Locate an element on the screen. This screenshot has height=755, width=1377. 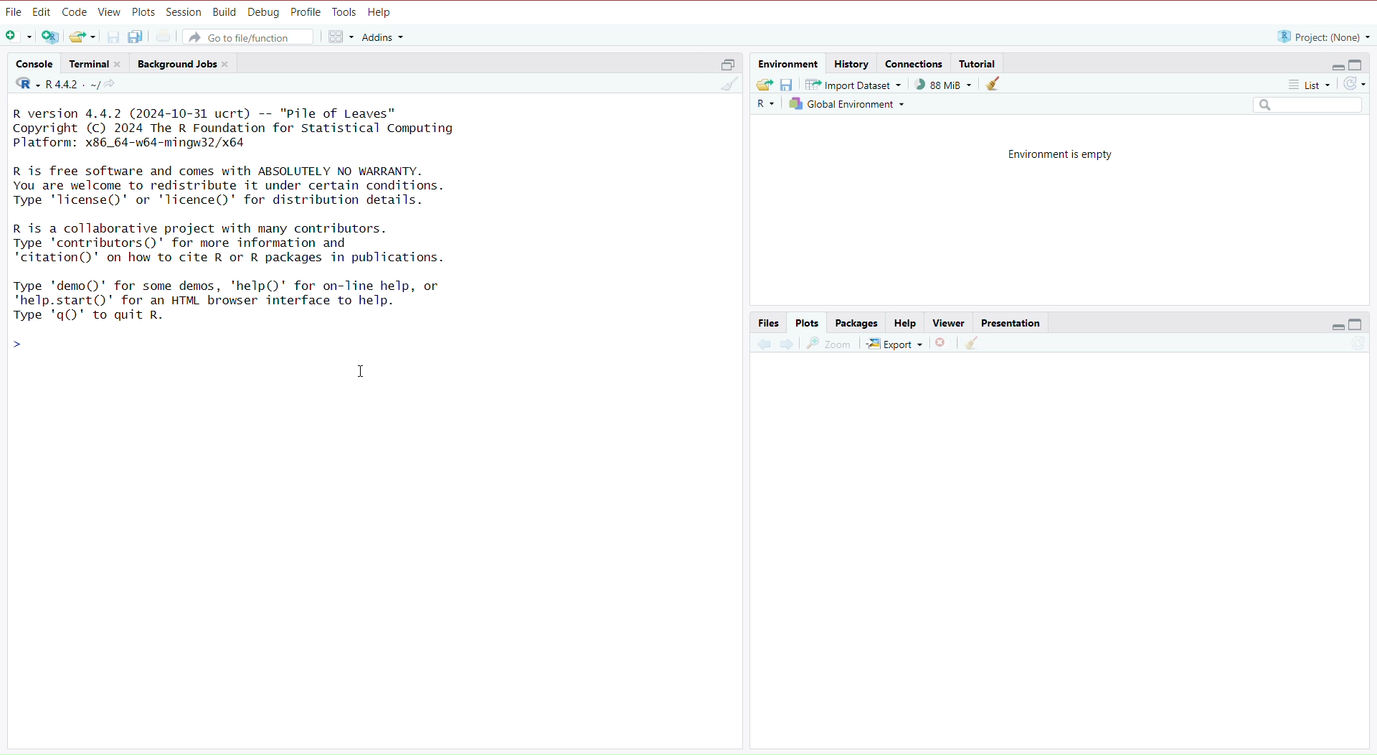
backward is located at coordinates (763, 348).